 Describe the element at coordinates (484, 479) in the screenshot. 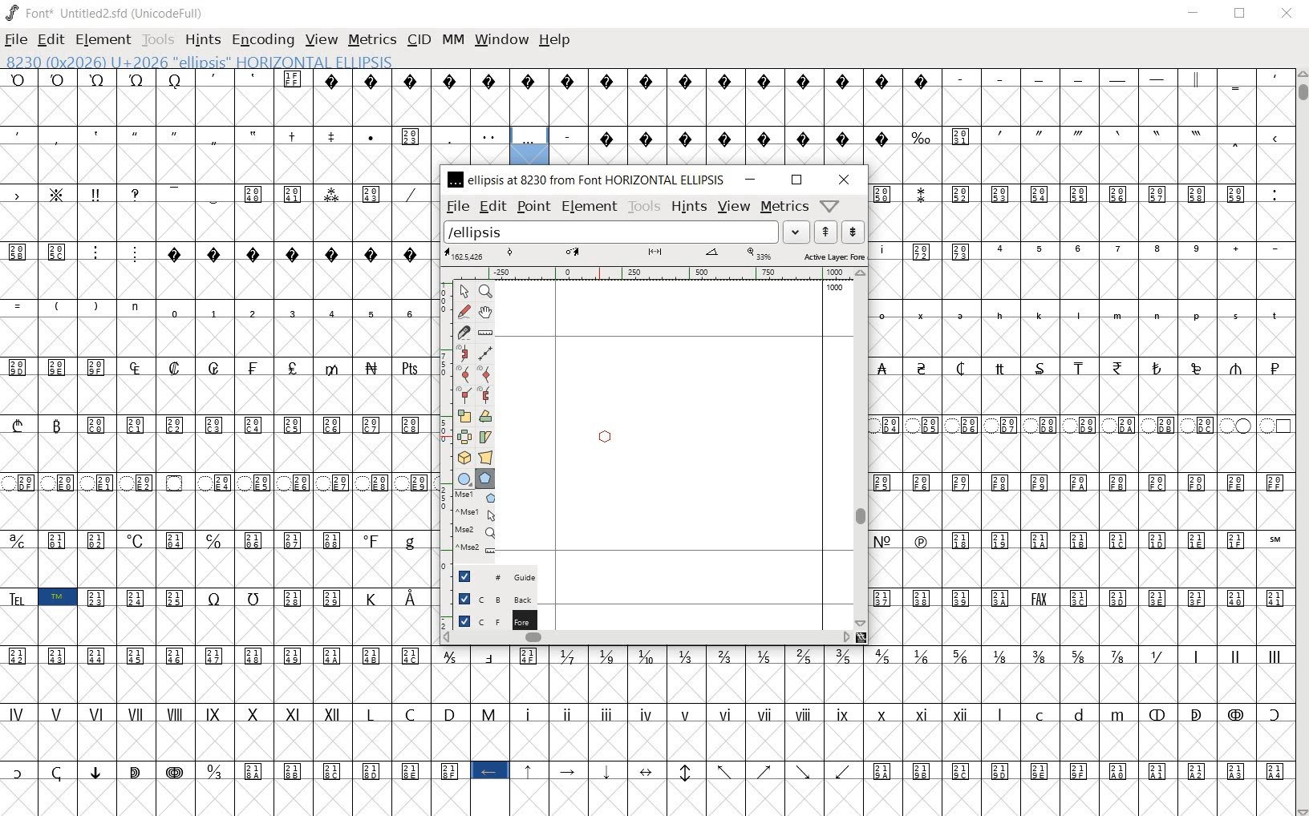

I see `polygon or star` at that location.